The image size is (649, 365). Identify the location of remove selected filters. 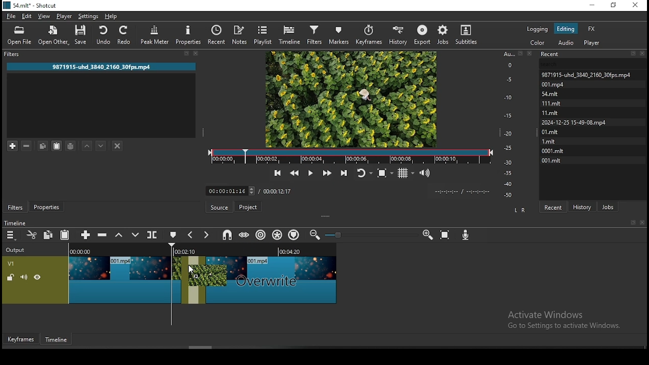
(26, 146).